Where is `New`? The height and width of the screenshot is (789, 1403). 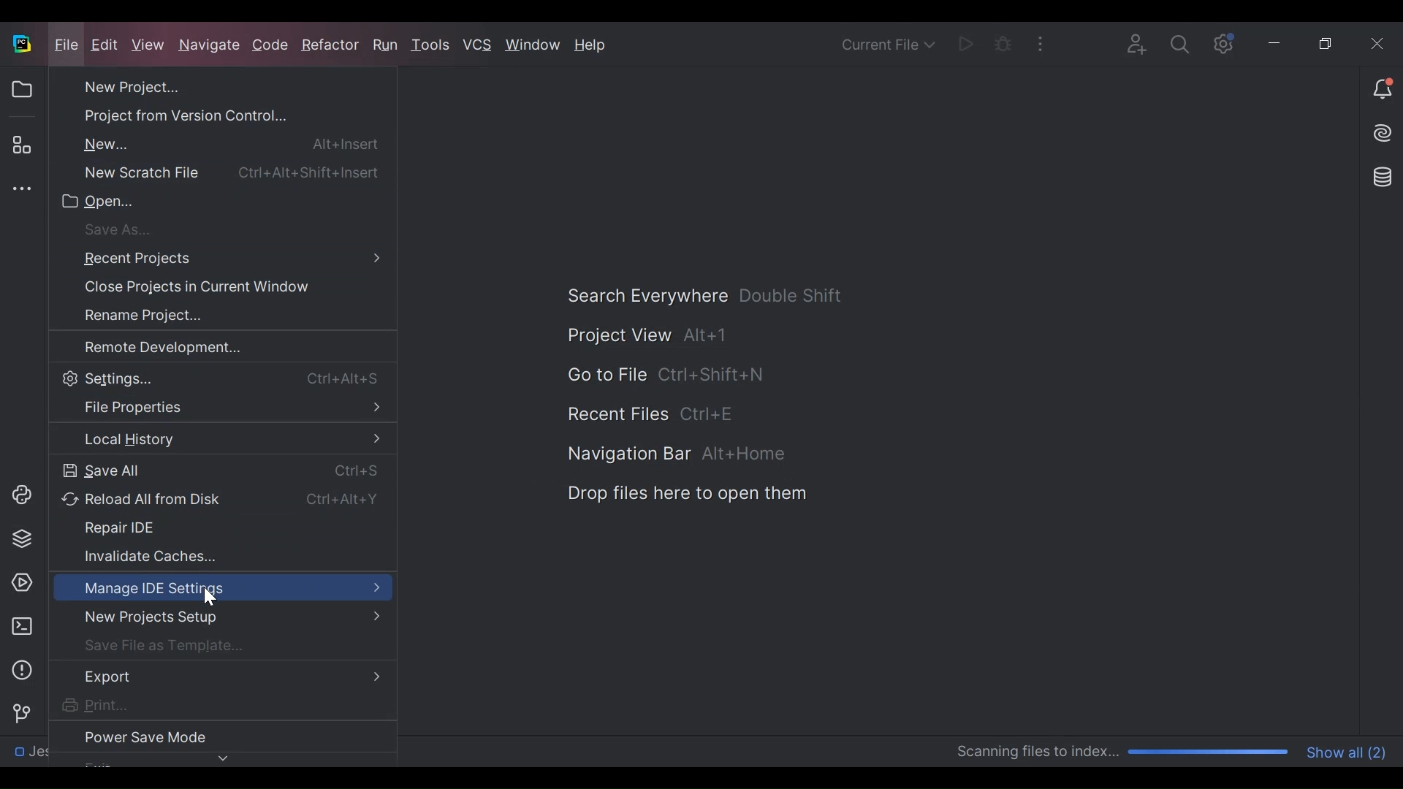
New is located at coordinates (216, 144).